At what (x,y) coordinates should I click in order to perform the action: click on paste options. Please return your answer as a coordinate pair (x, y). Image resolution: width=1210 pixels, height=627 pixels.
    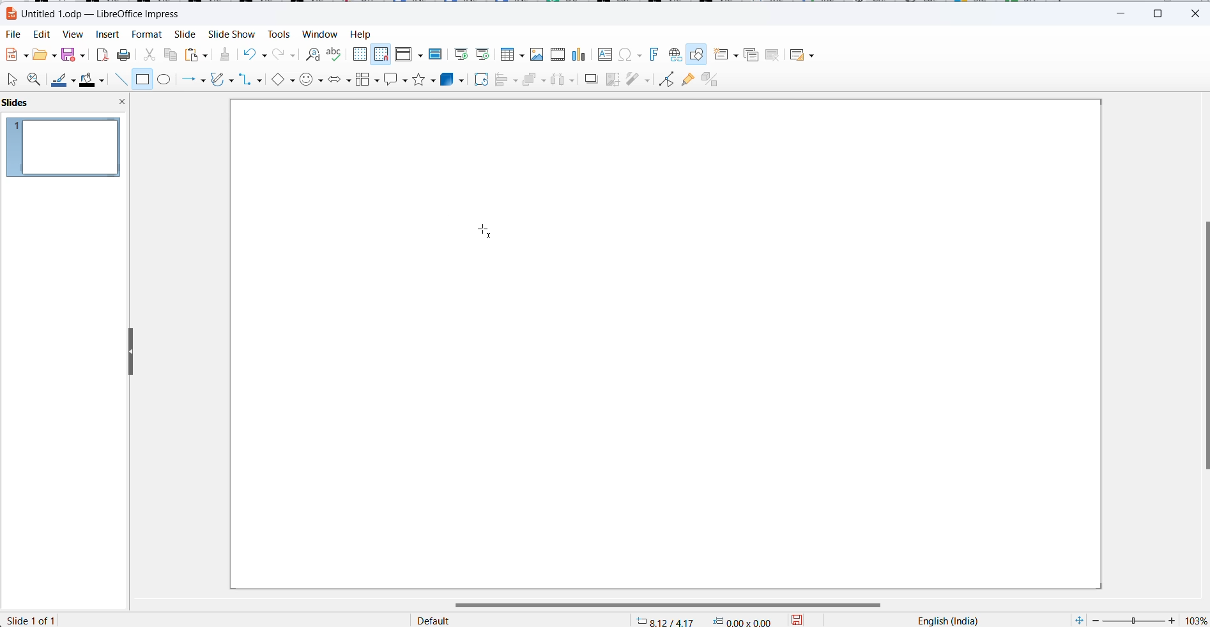
    Looking at the image, I should click on (196, 55).